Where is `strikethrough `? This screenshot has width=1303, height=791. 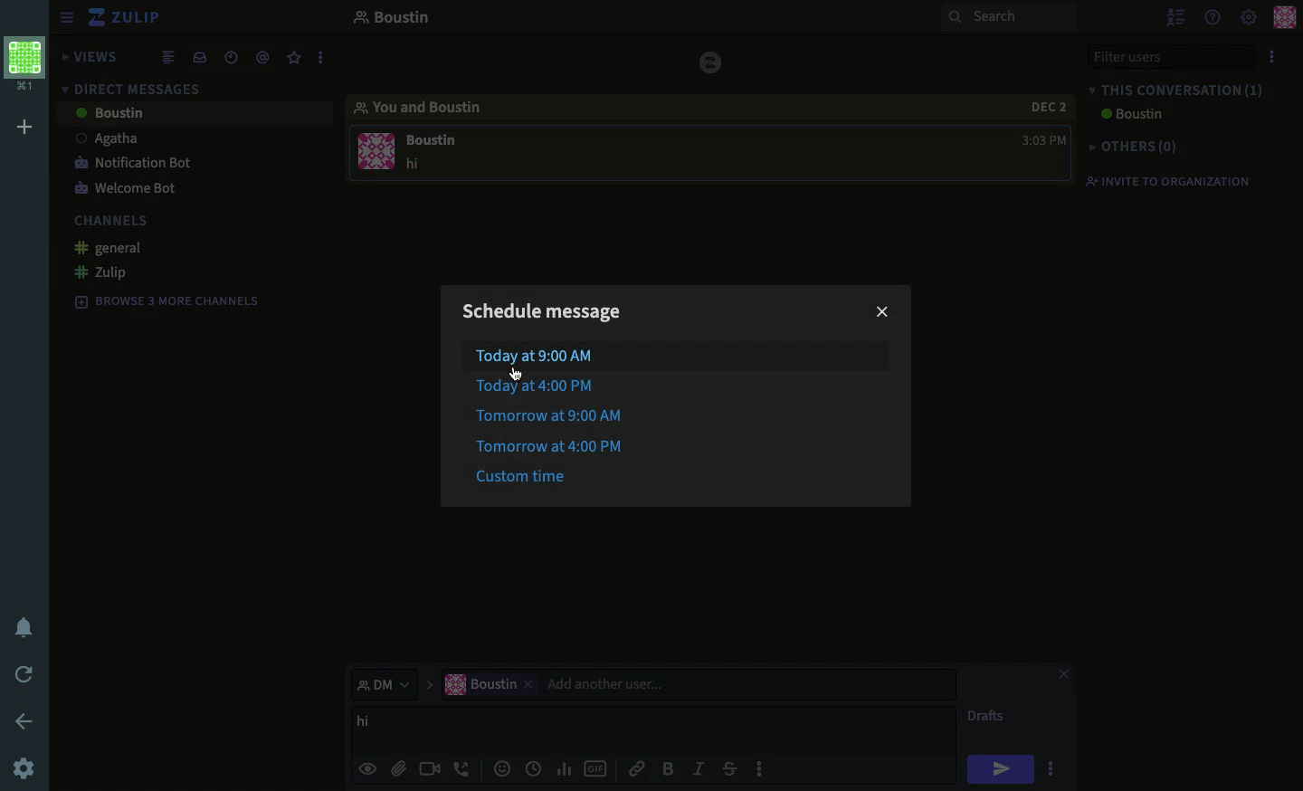
strikethrough  is located at coordinates (732, 766).